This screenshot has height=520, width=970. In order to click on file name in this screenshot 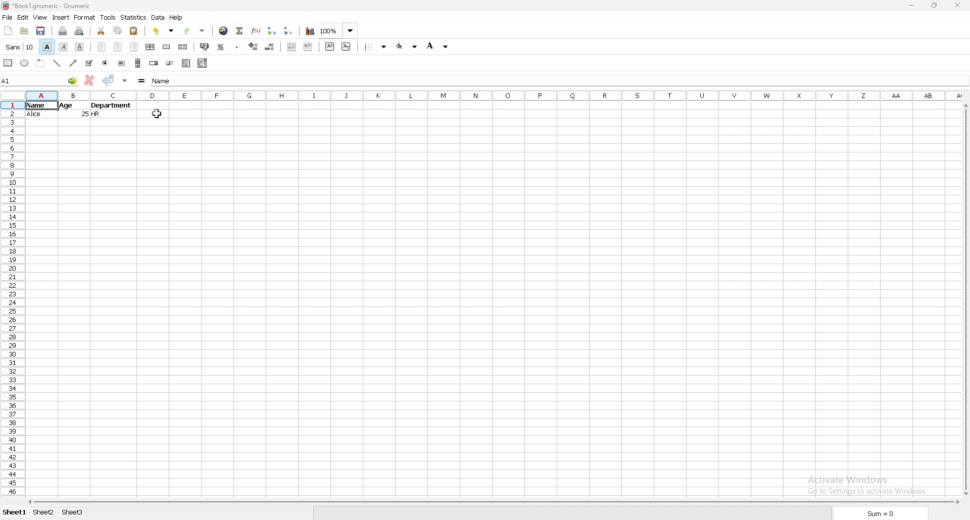, I will do `click(48, 6)`.